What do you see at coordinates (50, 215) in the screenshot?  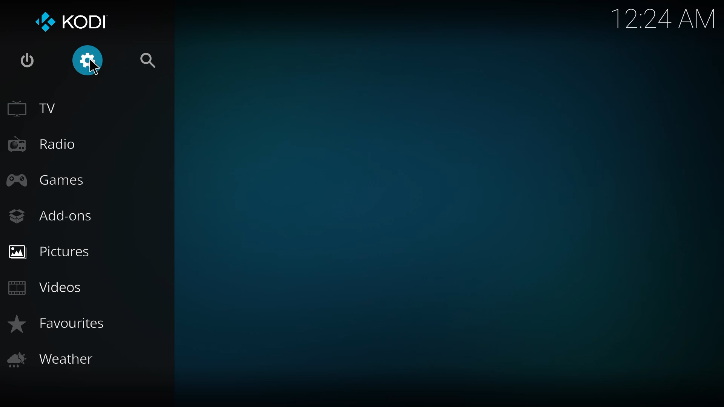 I see `add-ons` at bounding box center [50, 215].